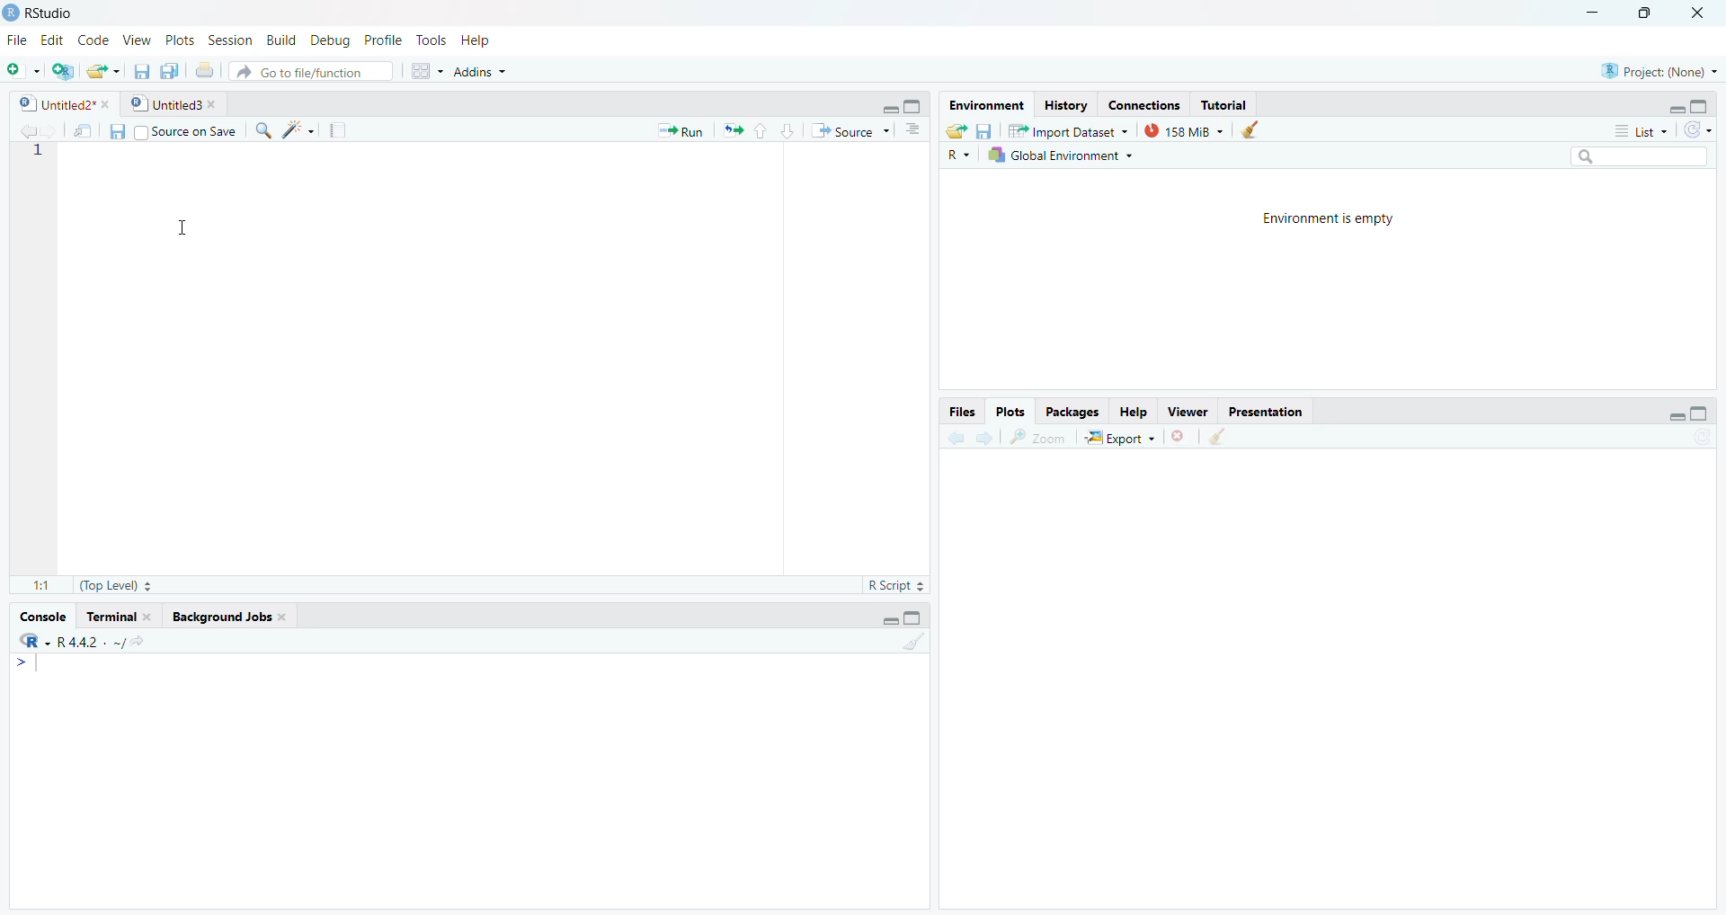 The height and width of the screenshot is (915, 1726). I want to click on Close, so click(1700, 18).